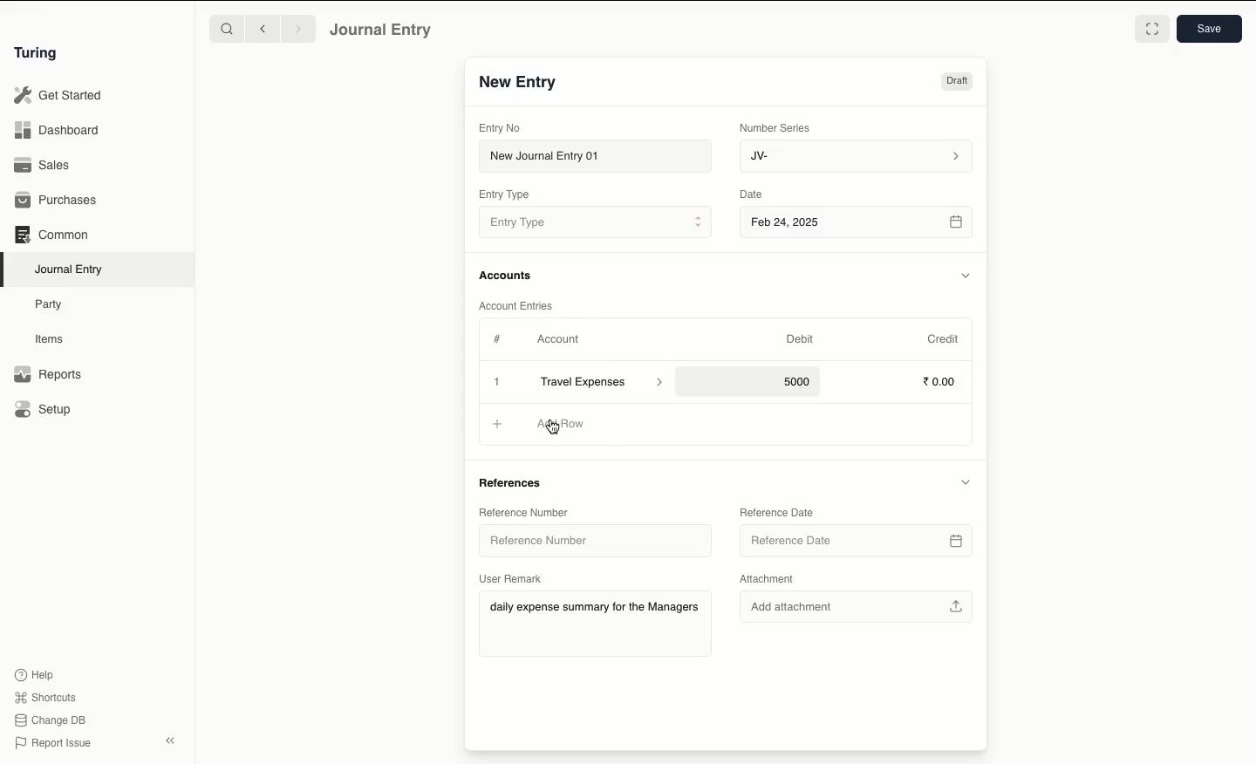  I want to click on Turing, so click(39, 54).